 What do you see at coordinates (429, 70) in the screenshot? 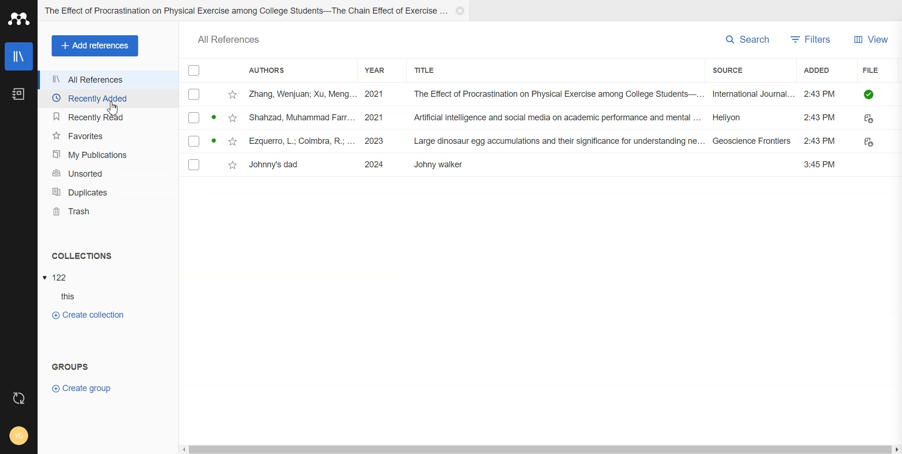
I see `Title` at bounding box center [429, 70].